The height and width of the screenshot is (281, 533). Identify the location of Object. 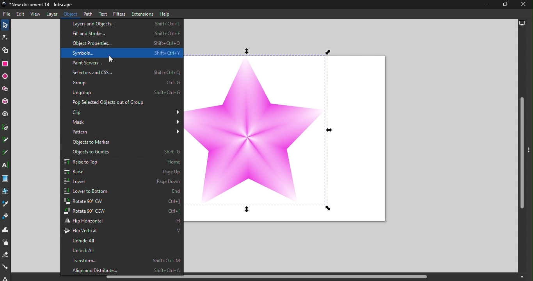
(70, 14).